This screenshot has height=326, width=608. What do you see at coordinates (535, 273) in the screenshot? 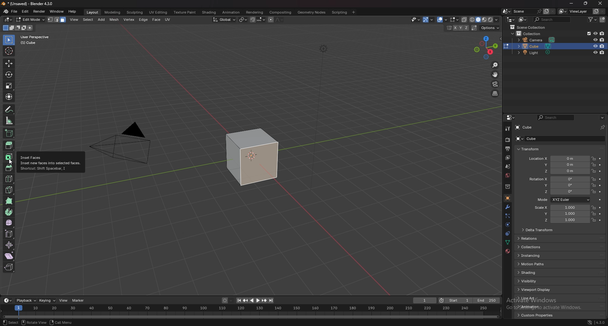
I see `shading` at bounding box center [535, 273].